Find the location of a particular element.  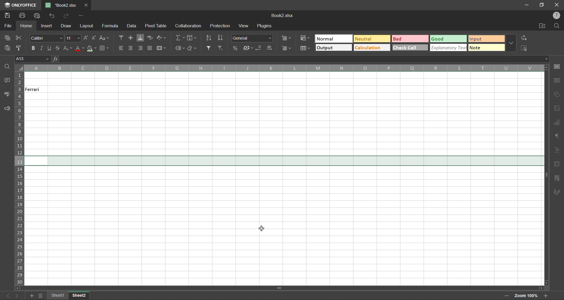

filter is located at coordinates (210, 48).